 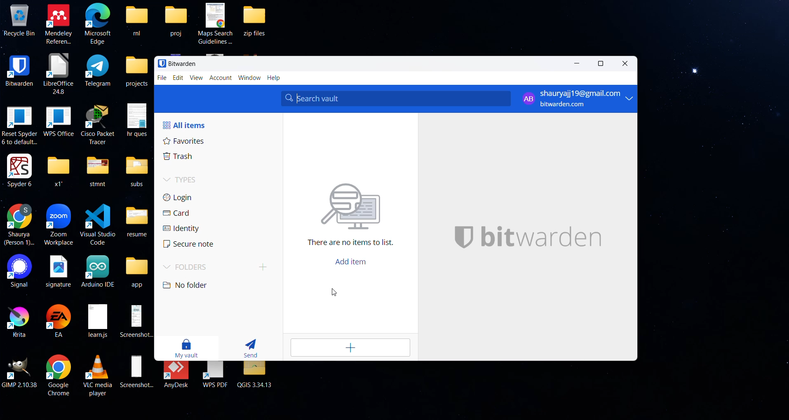 What do you see at coordinates (190, 267) in the screenshot?
I see `folders` at bounding box center [190, 267].